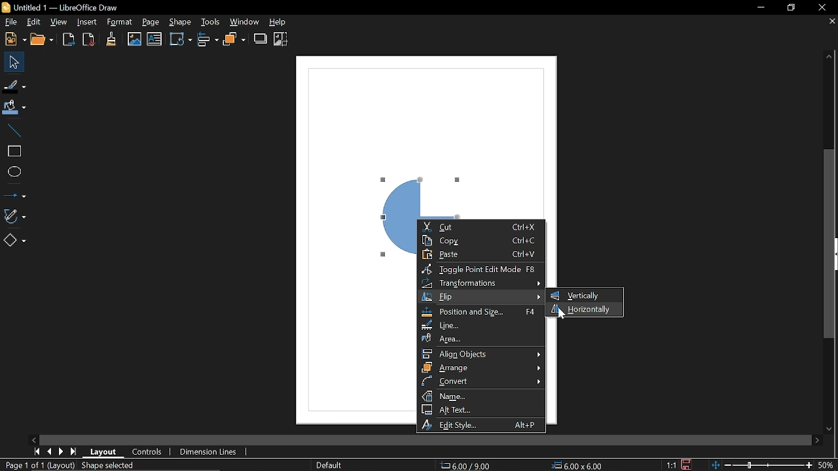  Describe the element at coordinates (105, 451) in the screenshot. I see `Layout` at that location.